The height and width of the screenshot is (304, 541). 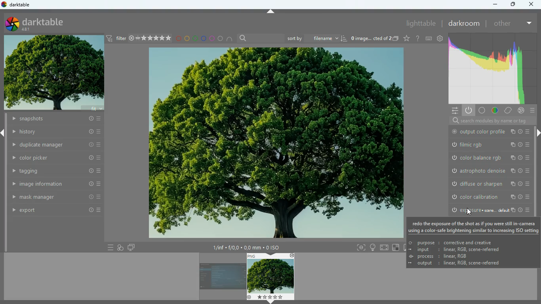 What do you see at coordinates (488, 158) in the screenshot?
I see `color balance rgb` at bounding box center [488, 158].